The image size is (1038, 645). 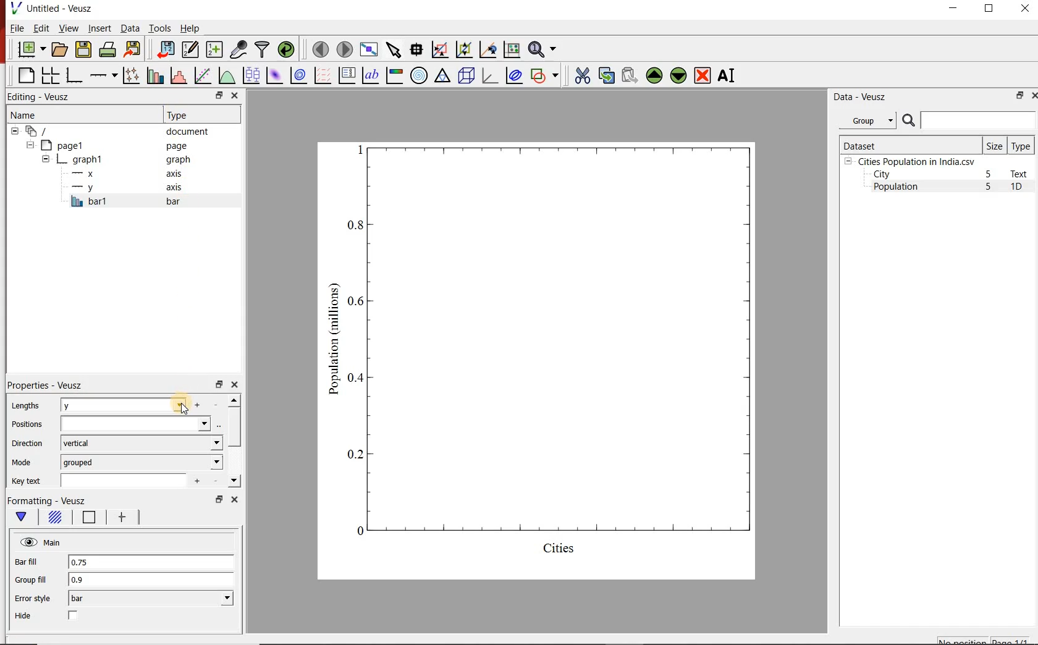 What do you see at coordinates (129, 174) in the screenshot?
I see `x axis` at bounding box center [129, 174].